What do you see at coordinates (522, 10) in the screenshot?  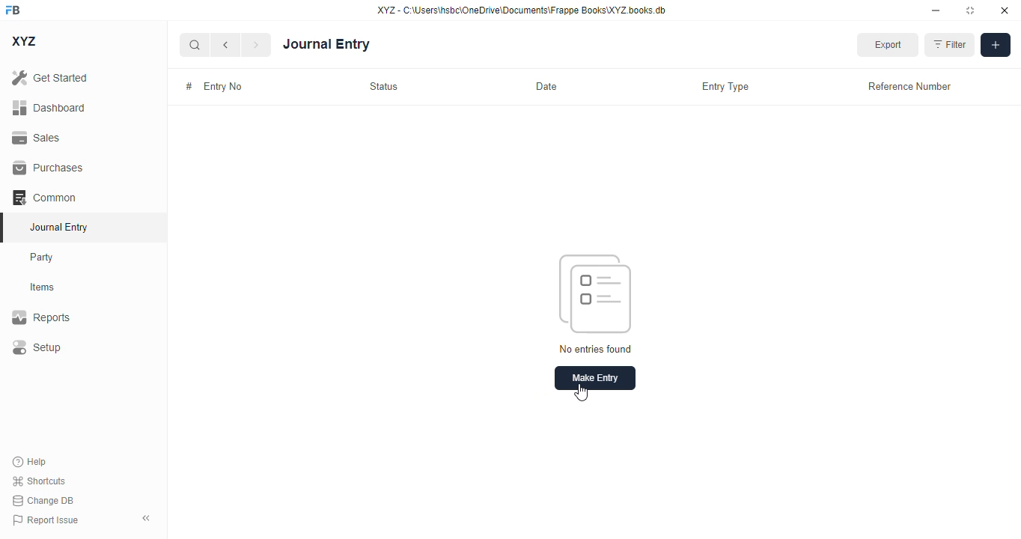 I see `XYZ - C:\Users\hsbc\OneDrive\Documents\Frappe Books\XYZ books. db` at bounding box center [522, 10].